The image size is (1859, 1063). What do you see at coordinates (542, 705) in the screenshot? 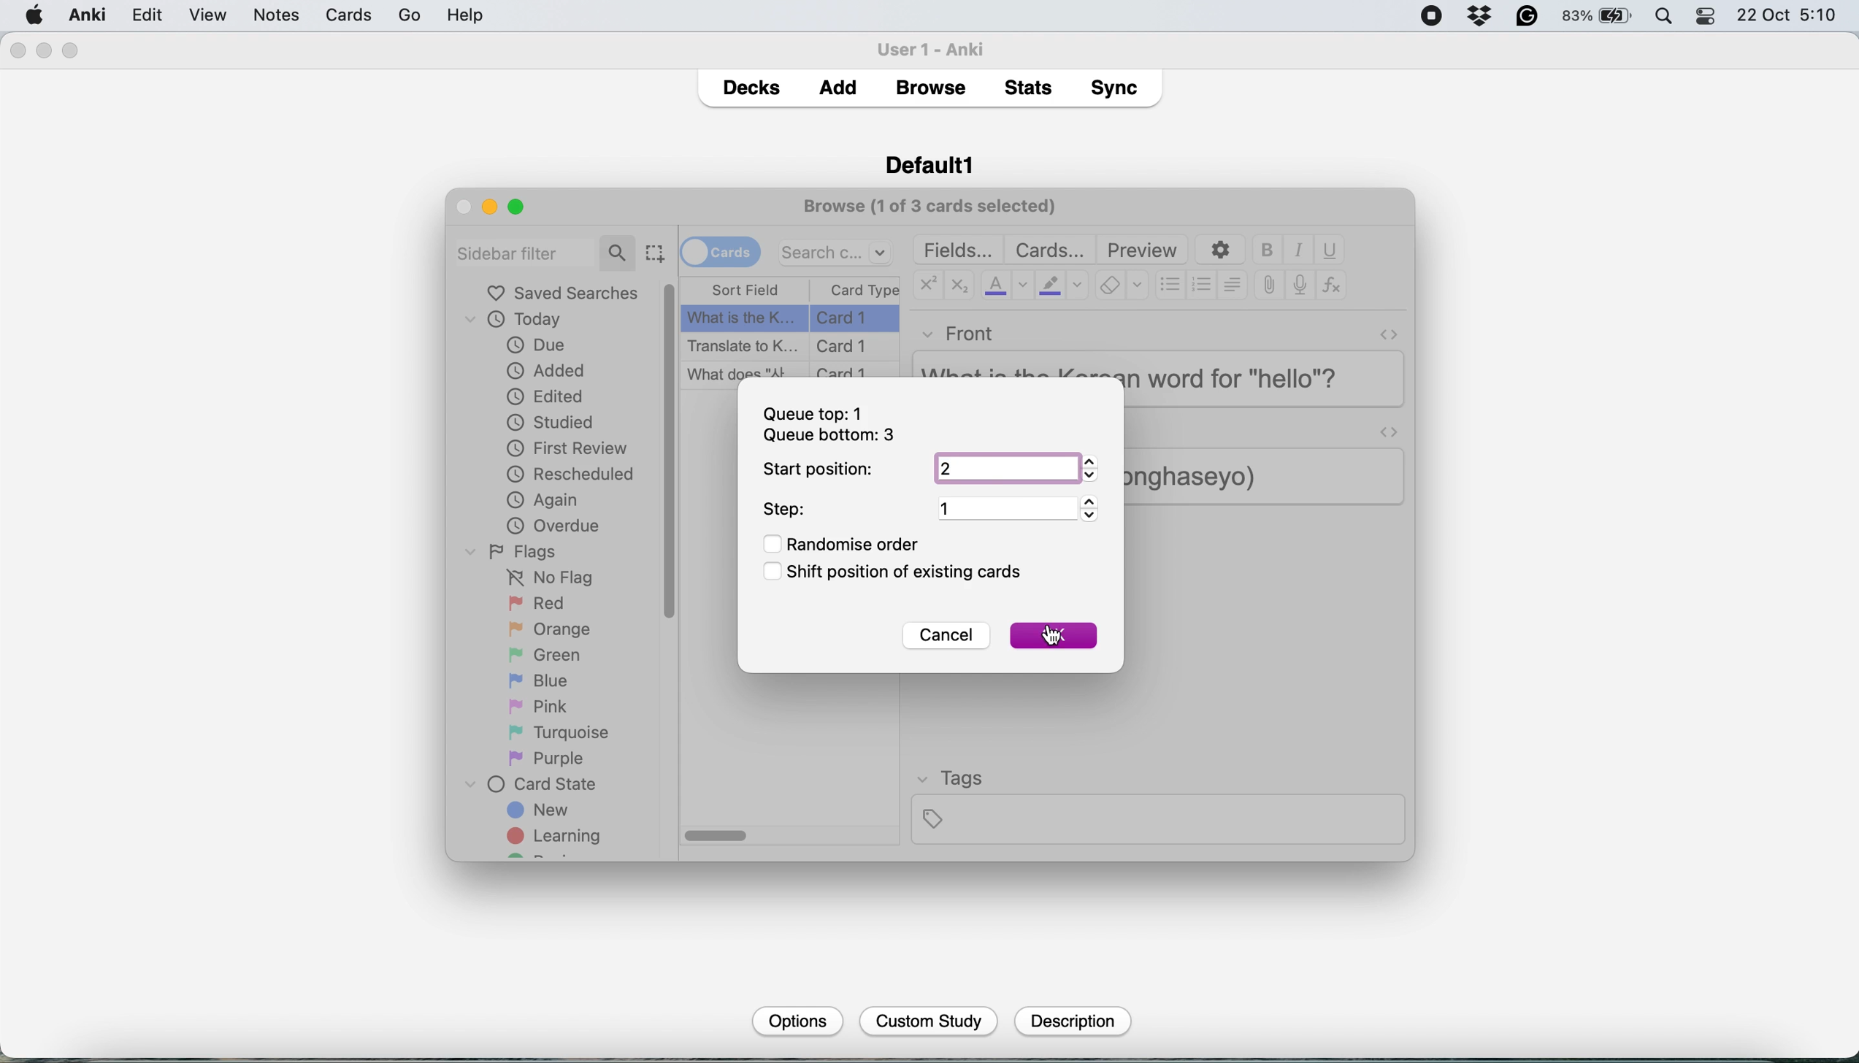
I see `pink` at bounding box center [542, 705].